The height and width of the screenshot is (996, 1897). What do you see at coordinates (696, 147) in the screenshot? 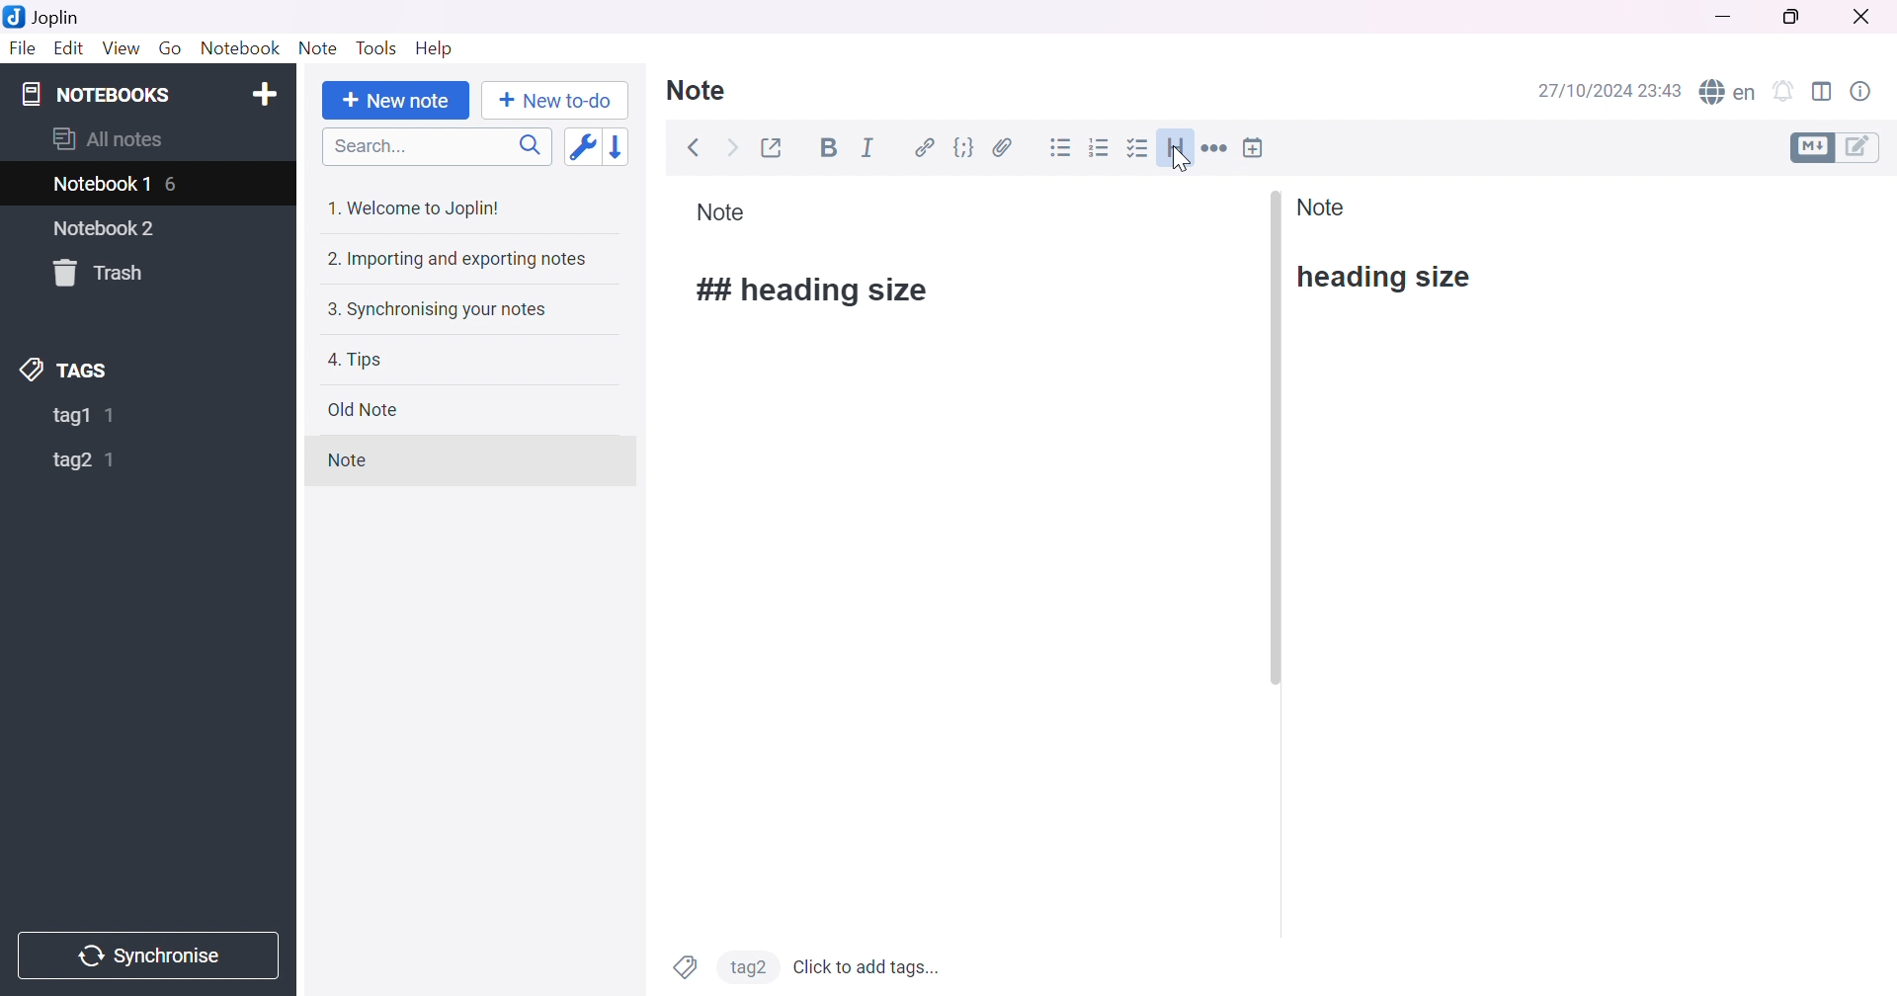
I see `Back` at bounding box center [696, 147].